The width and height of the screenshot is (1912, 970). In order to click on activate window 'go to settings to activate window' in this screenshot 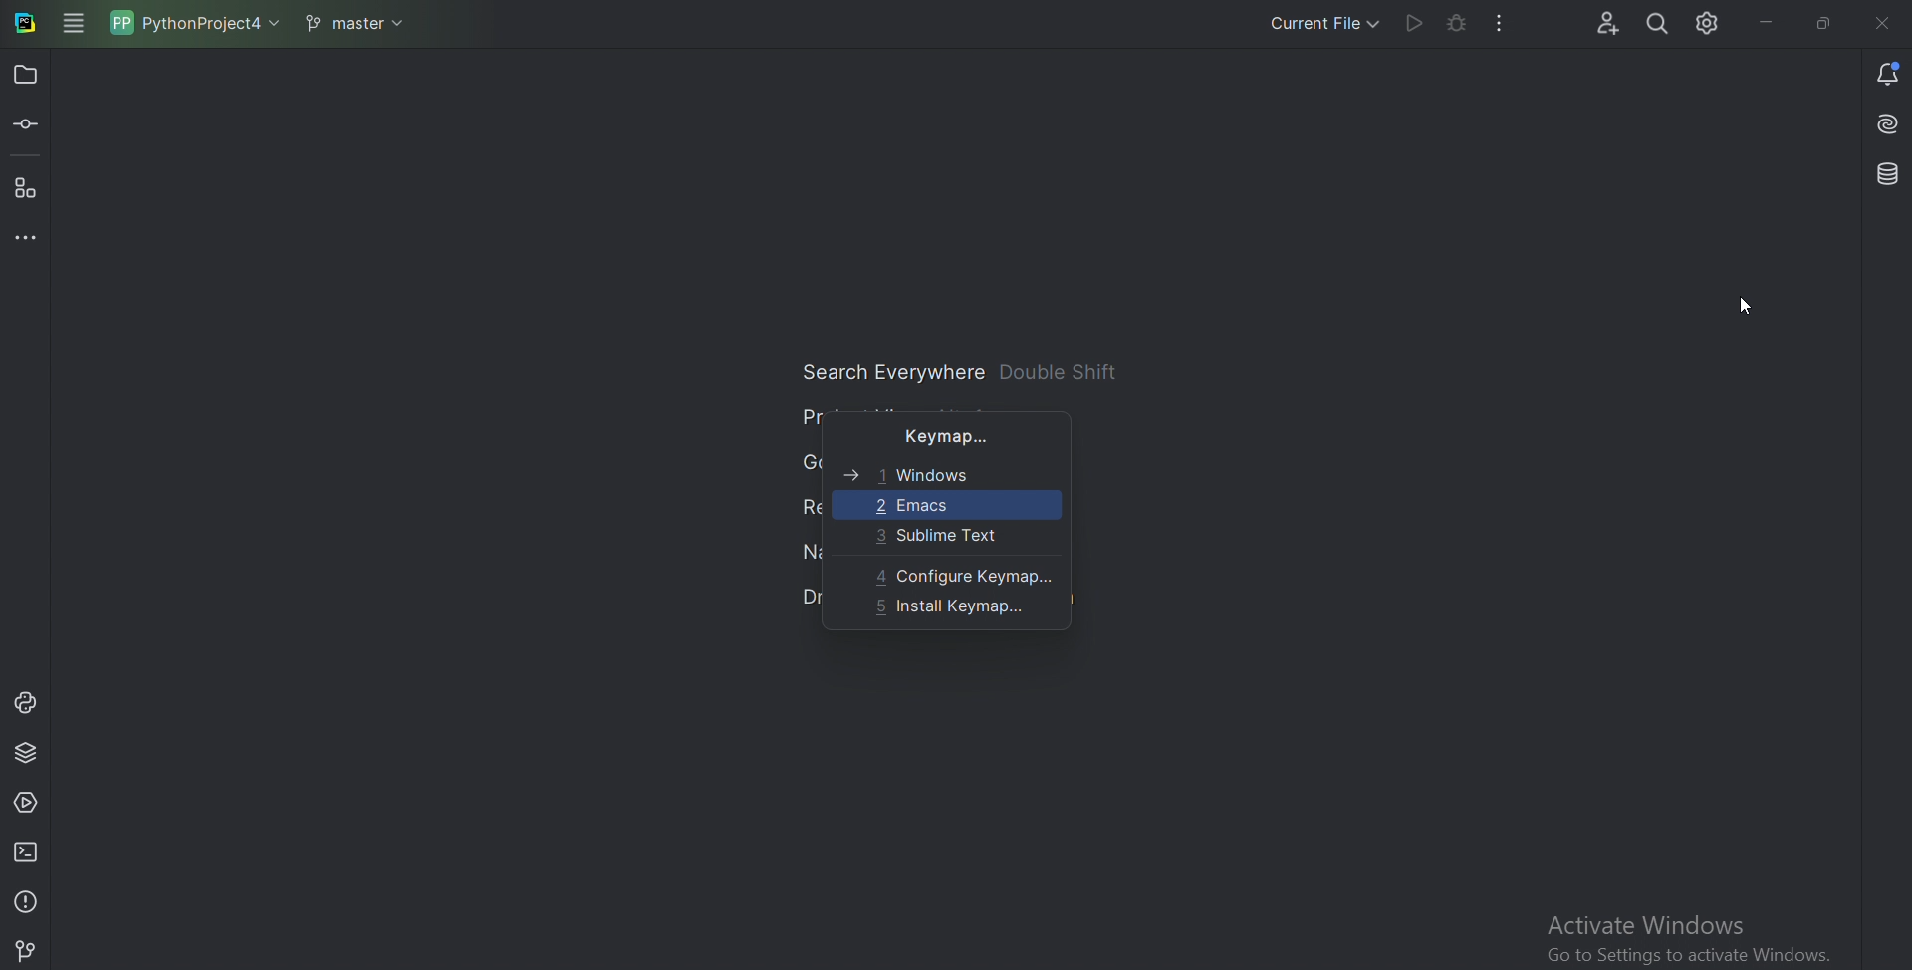, I will do `click(1688, 941)`.